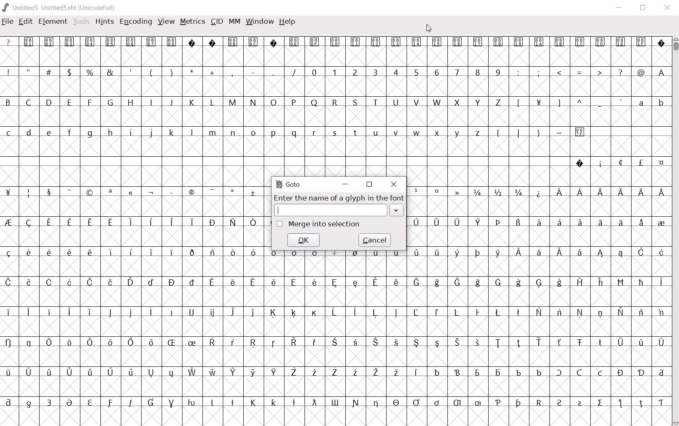  What do you see at coordinates (294, 42) in the screenshot?
I see `Symbol` at bounding box center [294, 42].